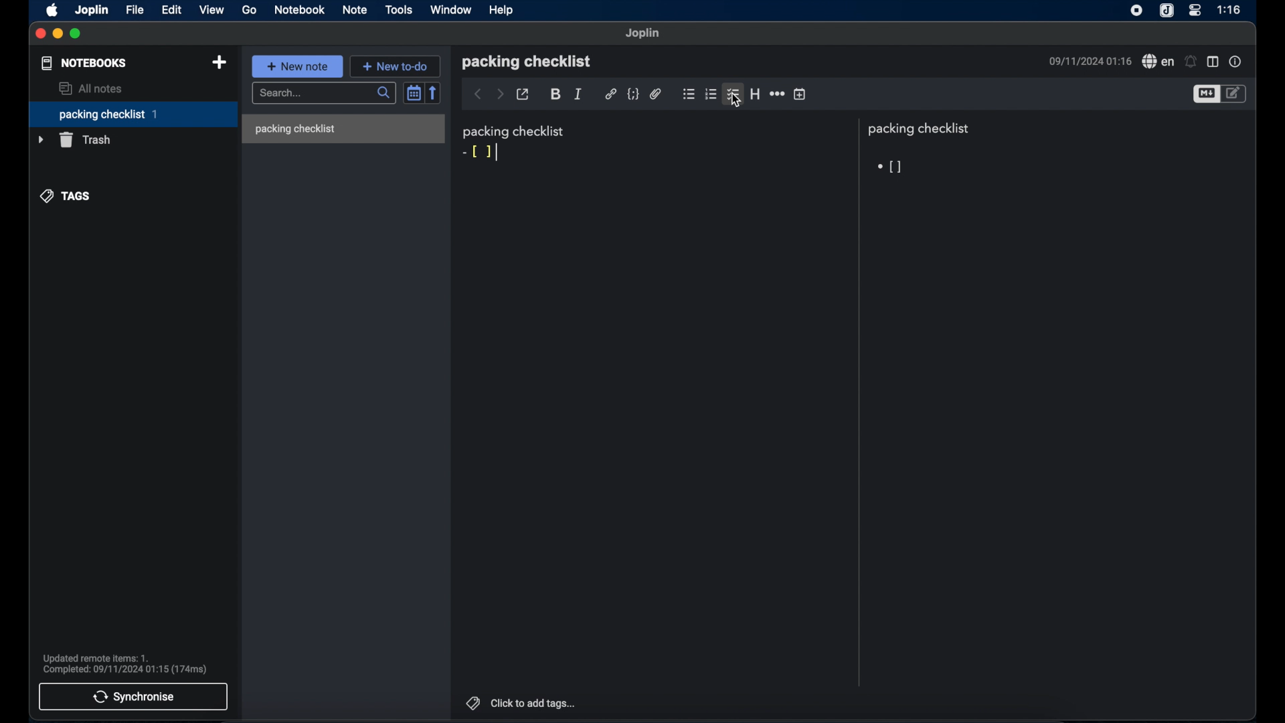  What do you see at coordinates (40, 33) in the screenshot?
I see `close` at bounding box center [40, 33].